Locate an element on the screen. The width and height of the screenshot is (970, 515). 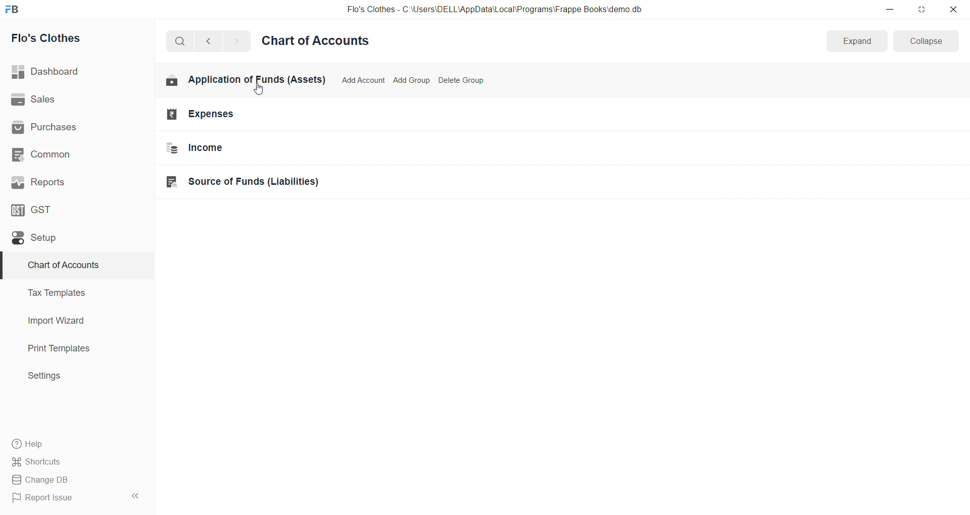
Reports is located at coordinates (72, 182).